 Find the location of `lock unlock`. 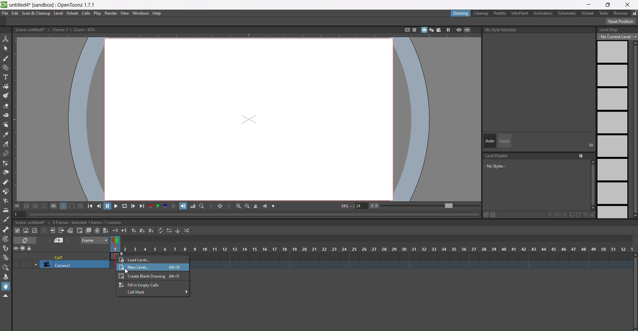

lock unlock is located at coordinates (634, 13).